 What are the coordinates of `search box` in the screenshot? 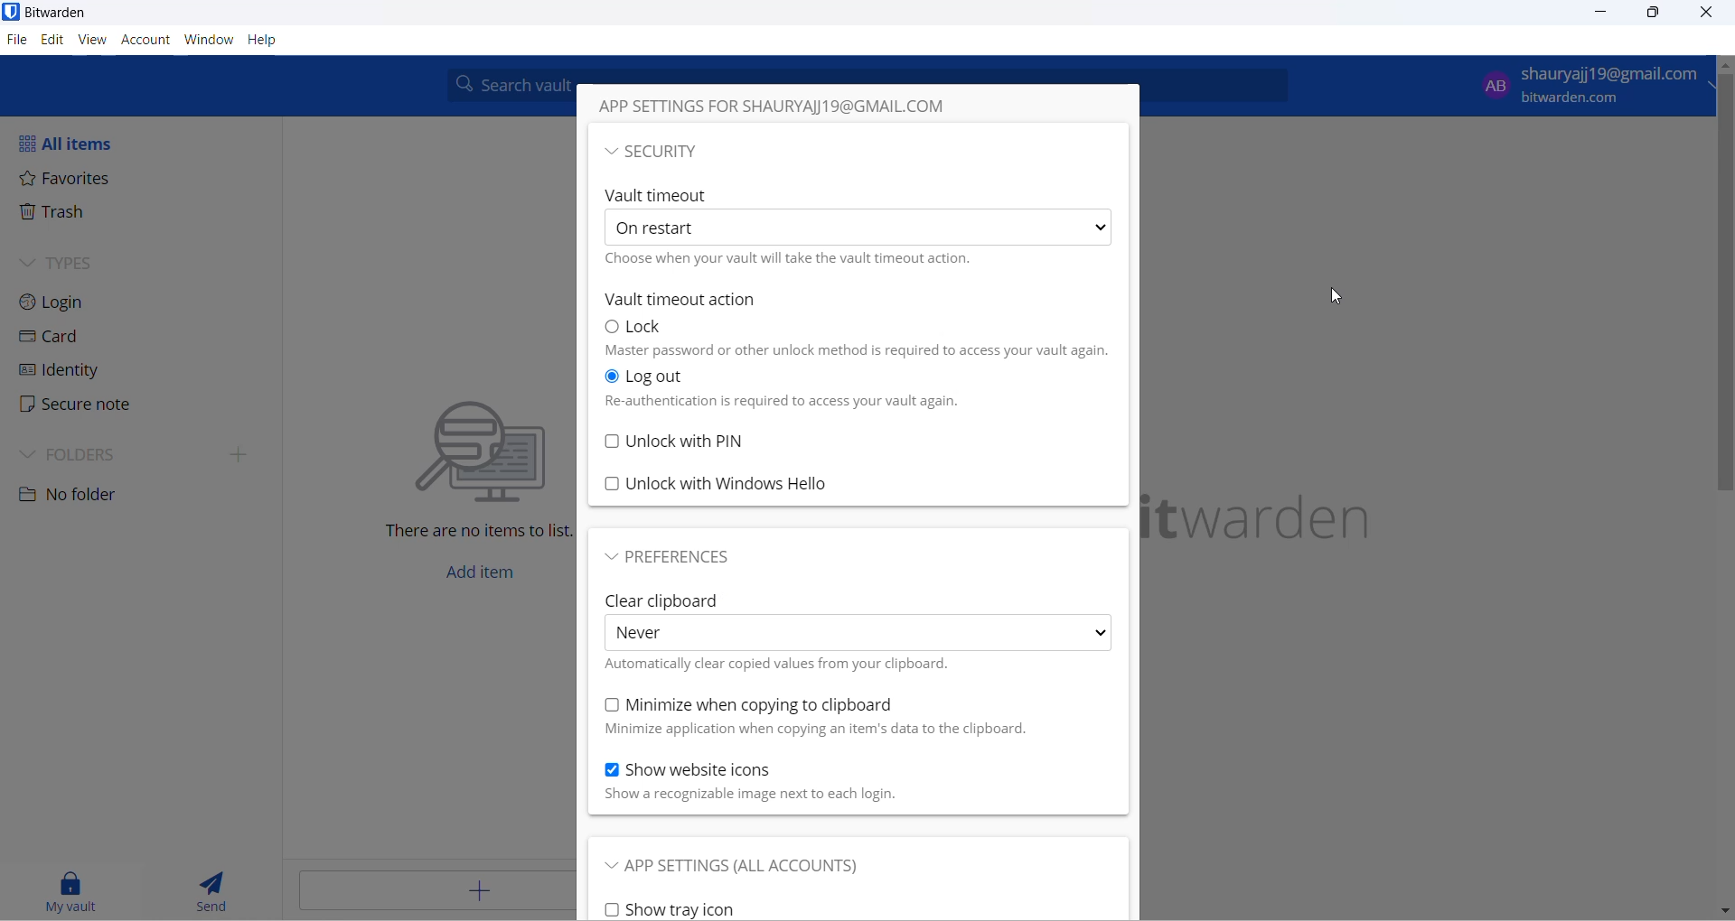 It's located at (506, 85).